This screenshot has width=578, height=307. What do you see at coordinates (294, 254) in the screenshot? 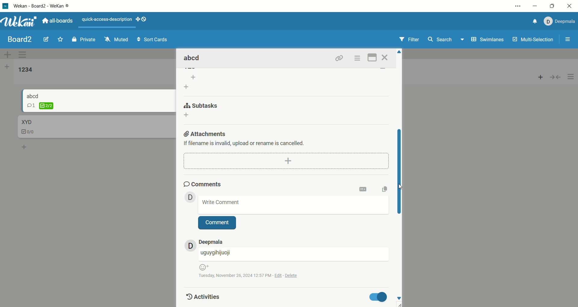
I see `username` at bounding box center [294, 254].